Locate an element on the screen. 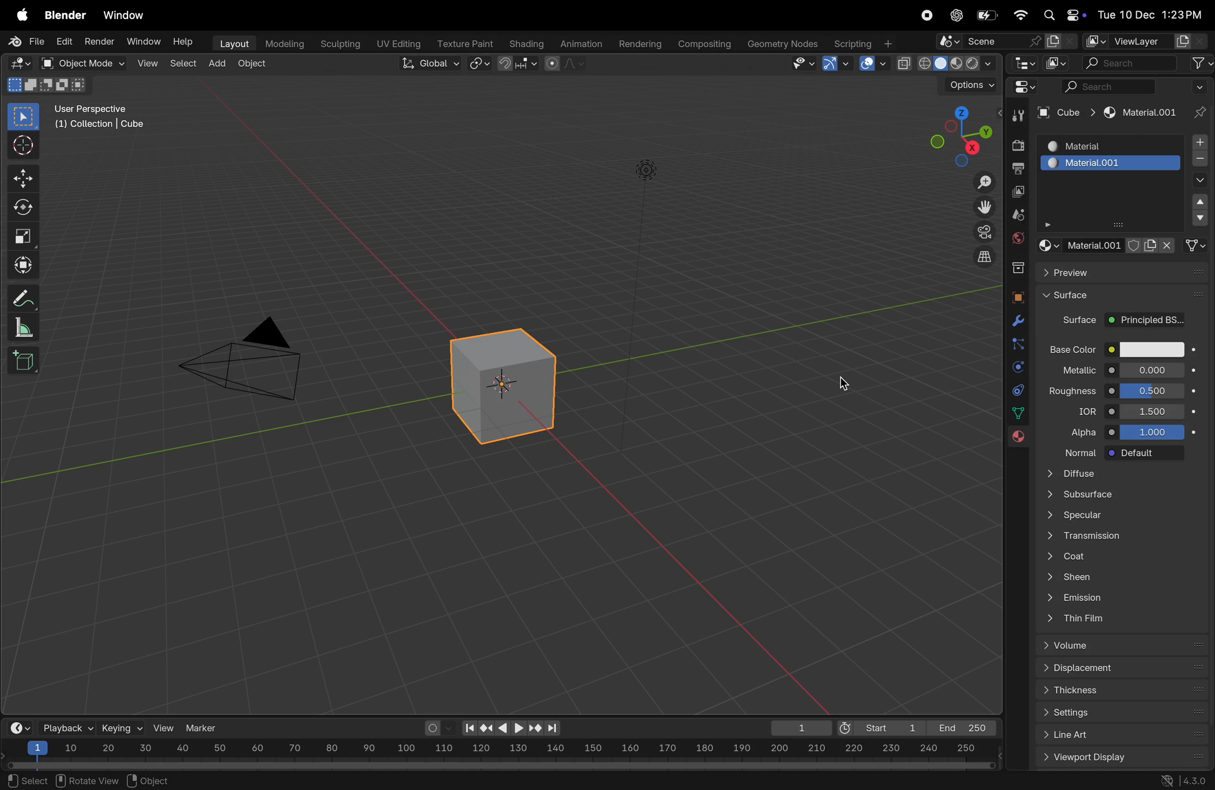 The width and height of the screenshot is (1215, 790). version 4.30 is located at coordinates (1181, 781).